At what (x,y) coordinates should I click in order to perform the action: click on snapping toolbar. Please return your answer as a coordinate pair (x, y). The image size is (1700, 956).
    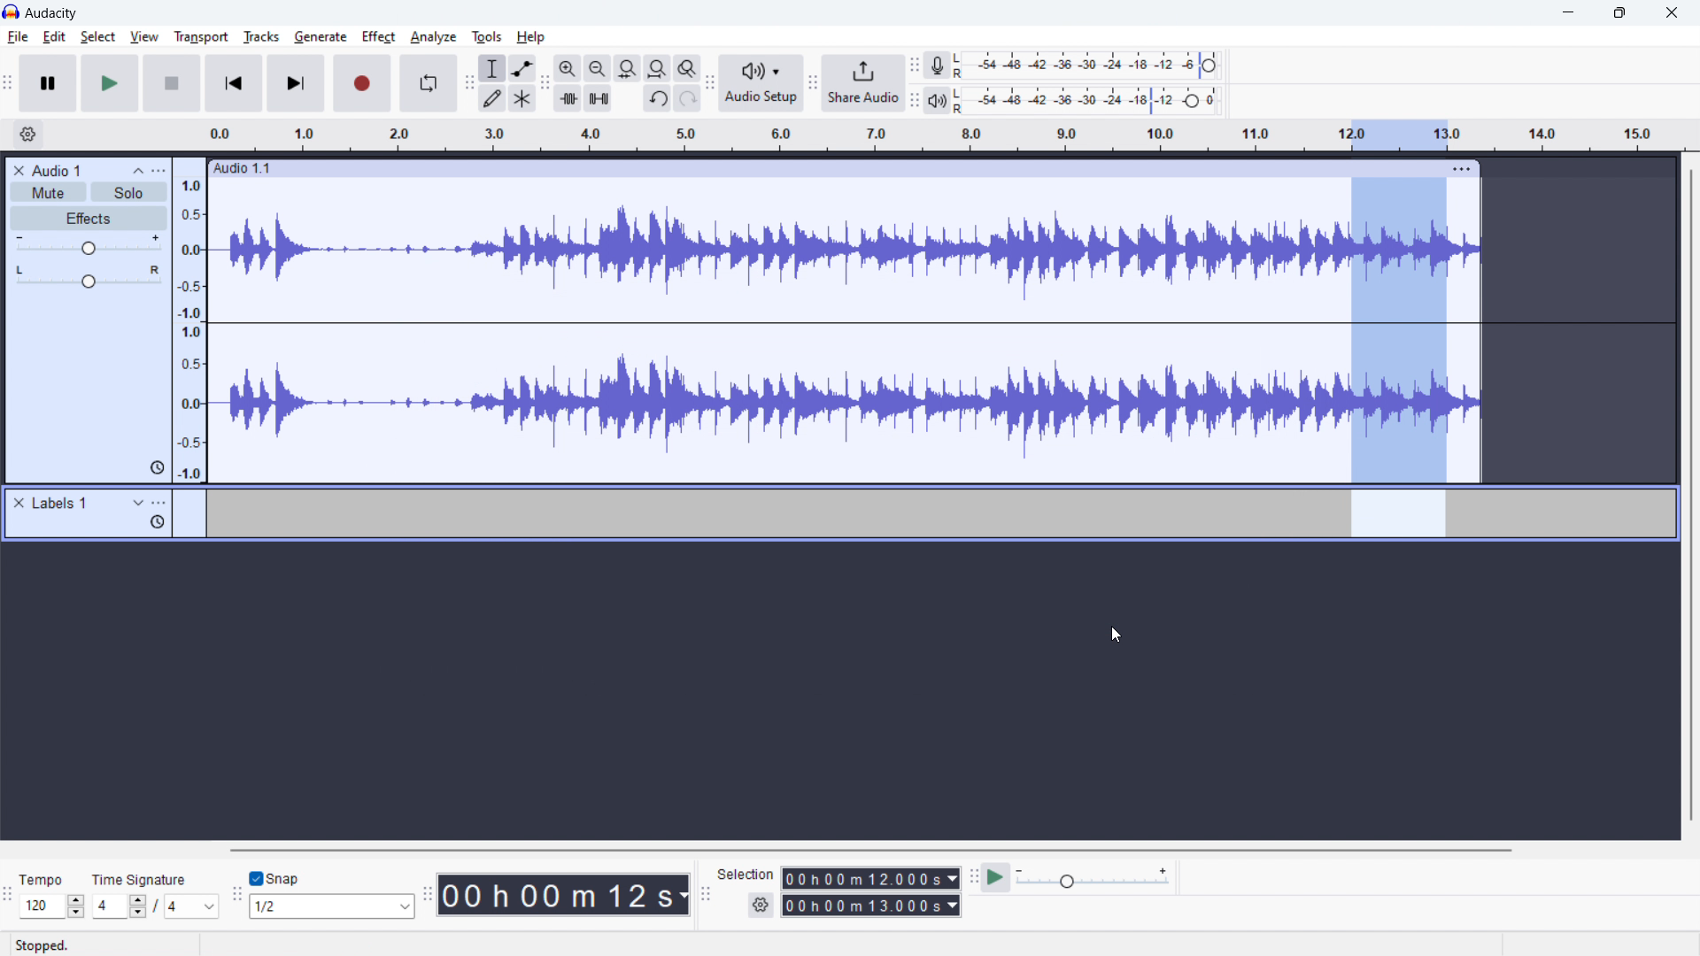
    Looking at the image, I should click on (237, 897).